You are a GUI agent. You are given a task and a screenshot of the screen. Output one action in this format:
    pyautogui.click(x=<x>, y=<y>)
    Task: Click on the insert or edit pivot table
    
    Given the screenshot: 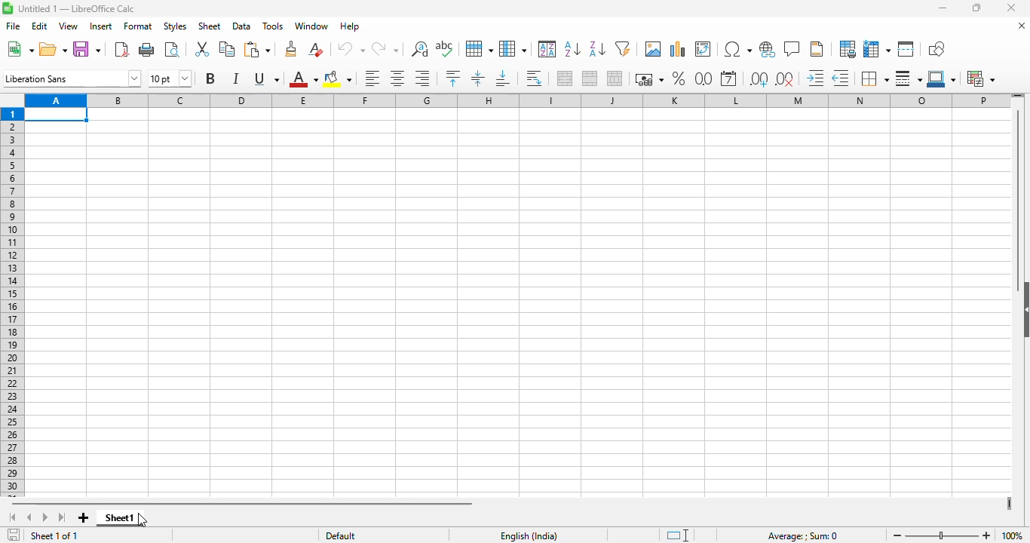 What is the action you would take?
    pyautogui.click(x=704, y=49)
    